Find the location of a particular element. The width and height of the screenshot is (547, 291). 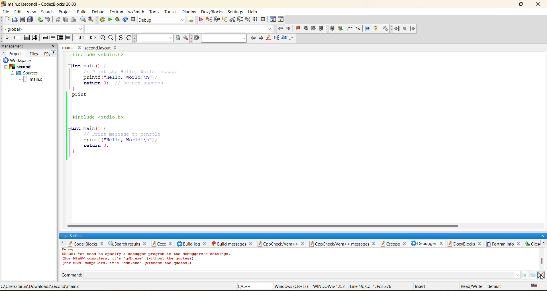

debugger is located at coordinates (428, 244).